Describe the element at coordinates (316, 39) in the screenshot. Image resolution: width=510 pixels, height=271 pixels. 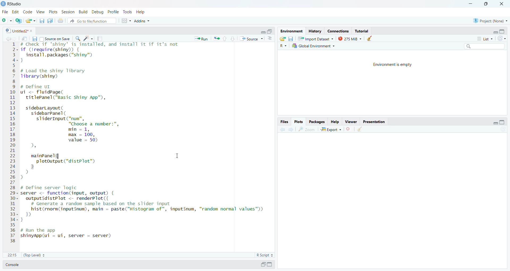
I see `Import Dataset` at that location.